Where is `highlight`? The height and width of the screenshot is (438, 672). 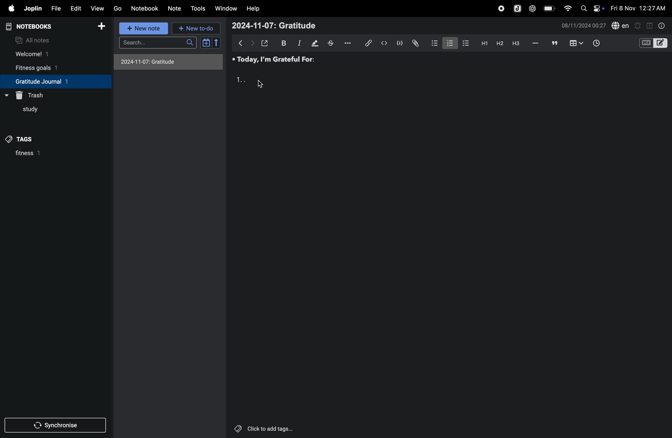 highlight is located at coordinates (315, 43).